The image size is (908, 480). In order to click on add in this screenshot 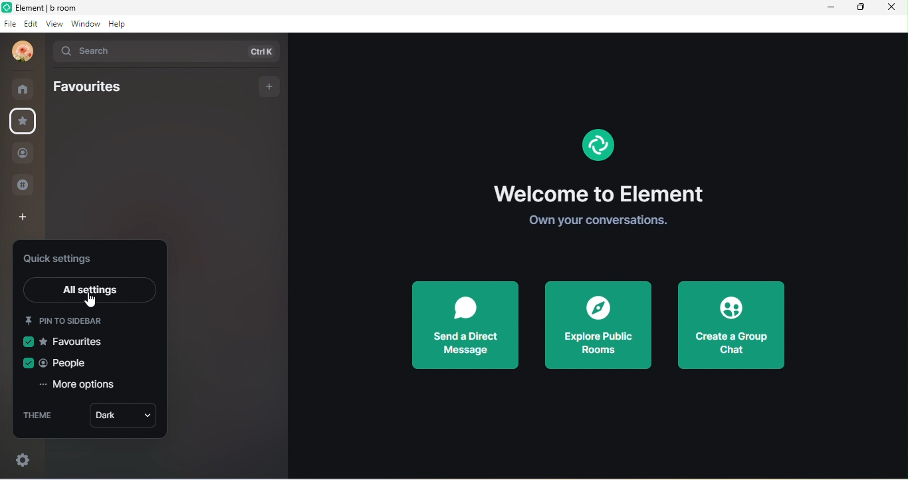, I will do `click(269, 87)`.